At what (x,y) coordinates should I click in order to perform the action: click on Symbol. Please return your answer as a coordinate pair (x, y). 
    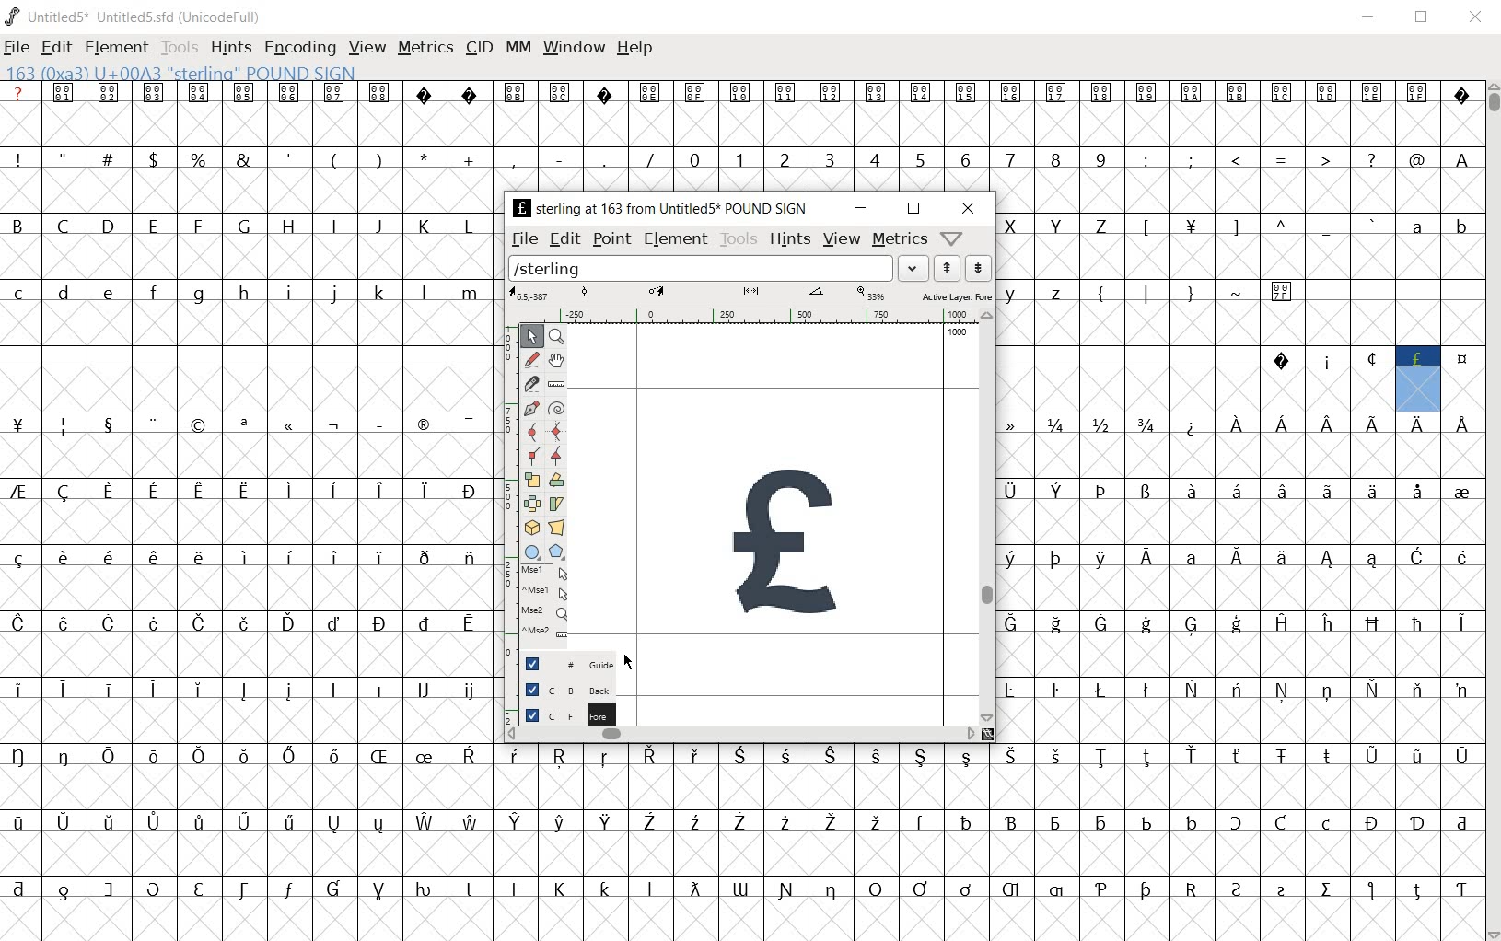
    Looking at the image, I should click on (878, 95).